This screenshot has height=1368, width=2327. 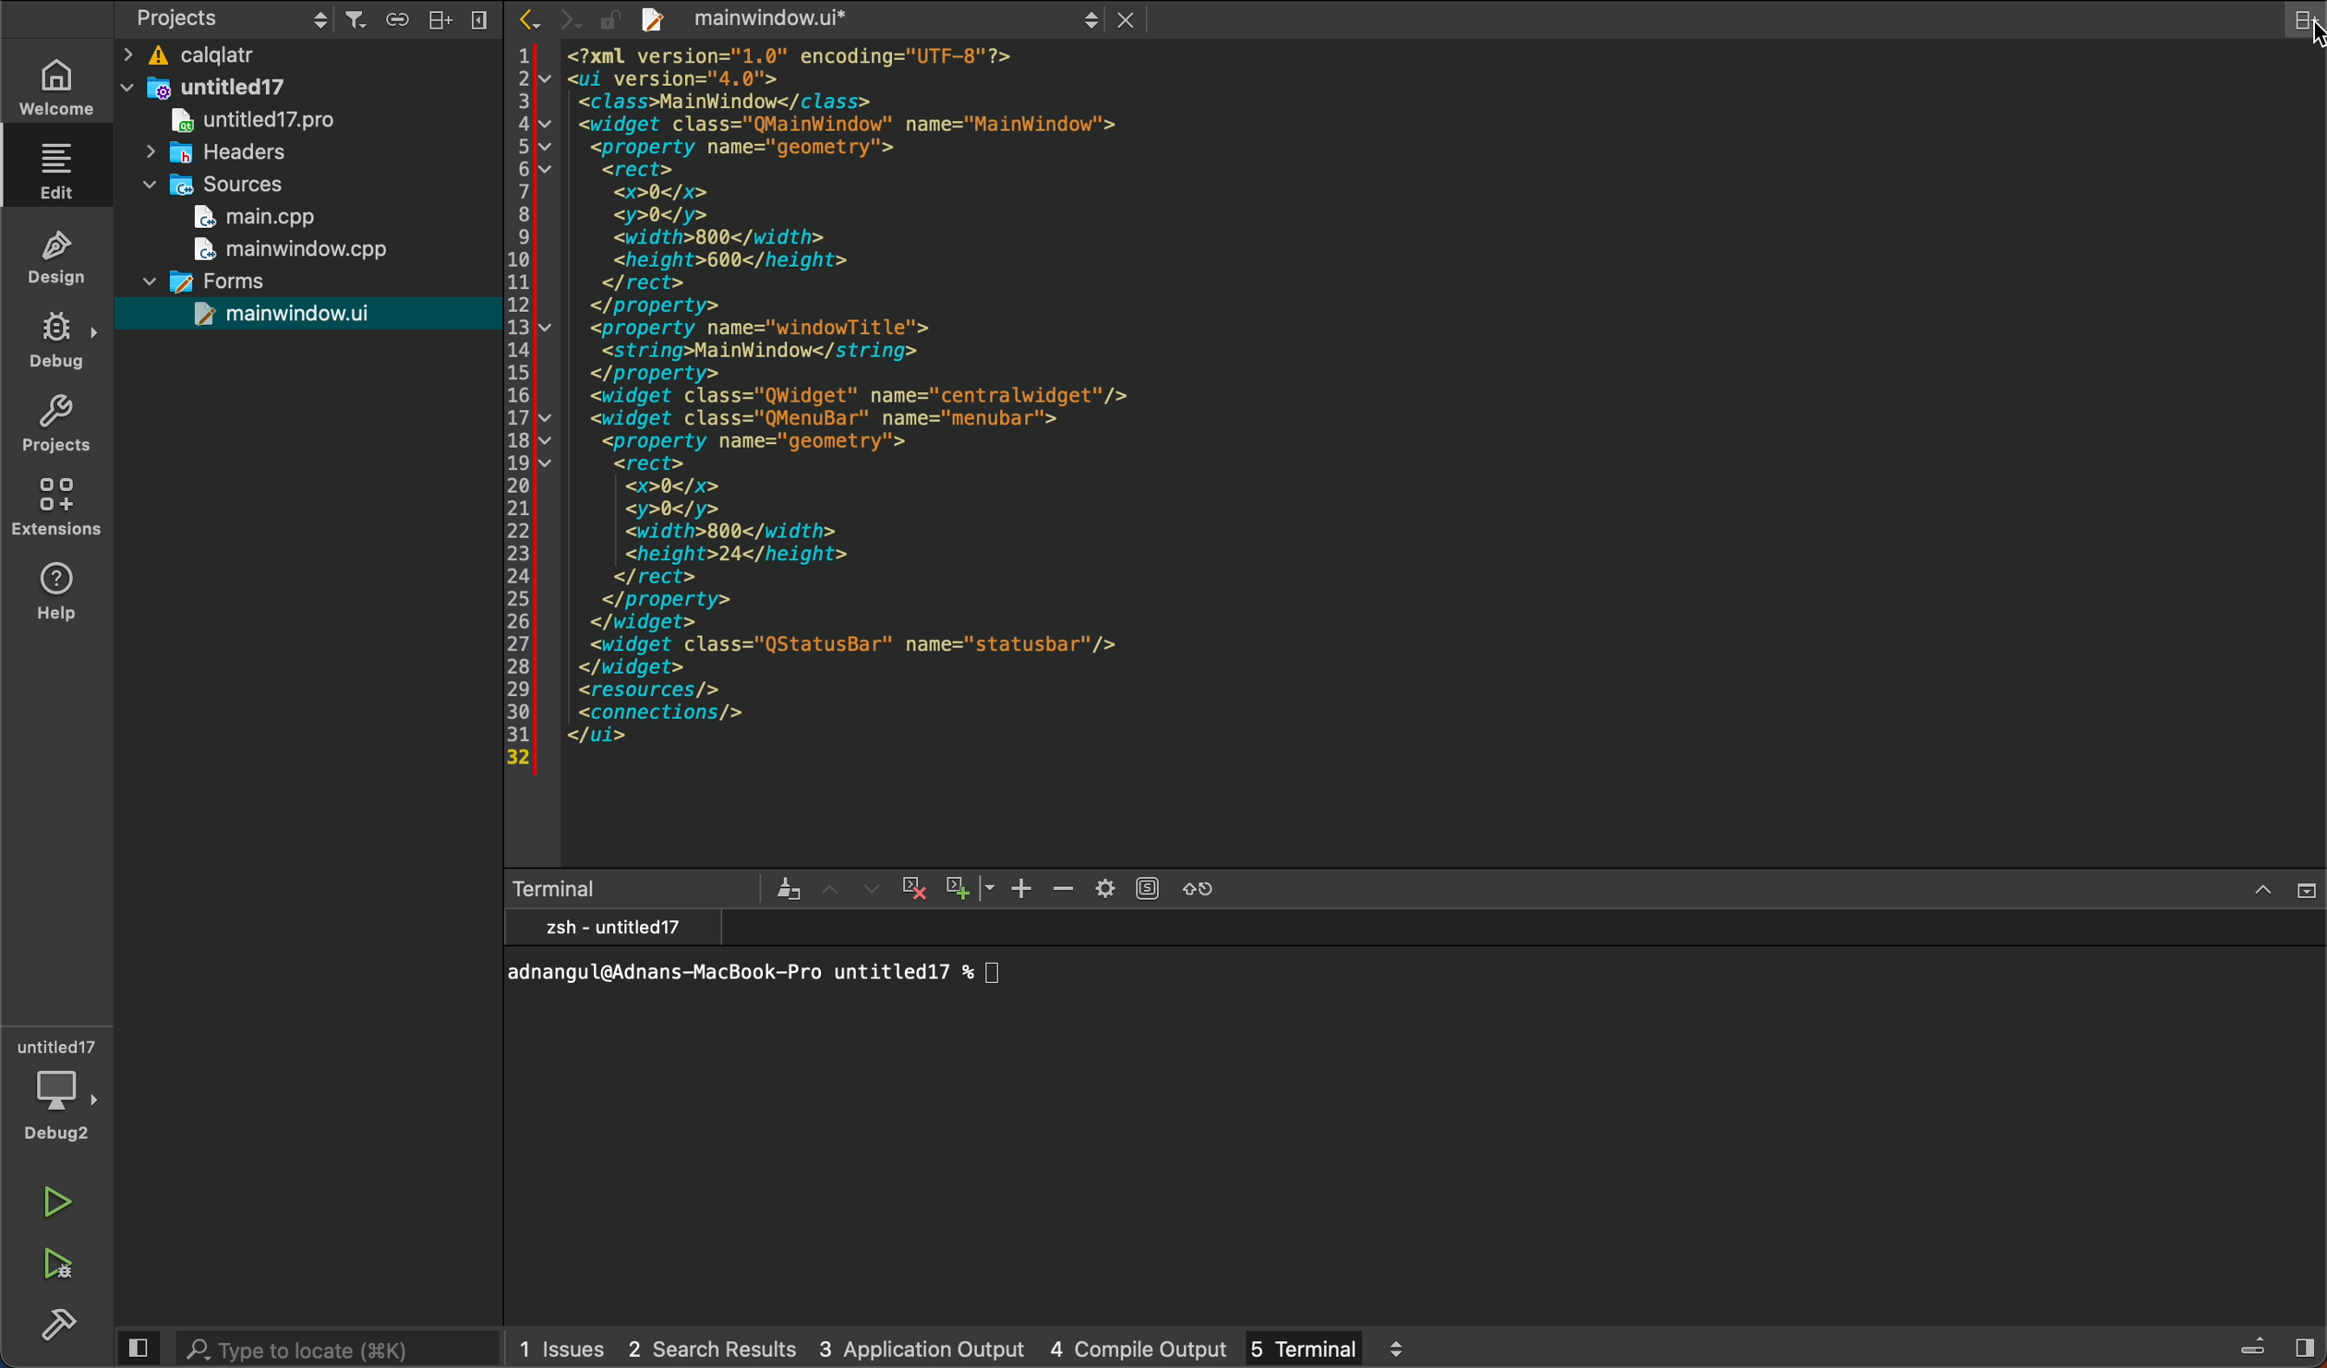 What do you see at coordinates (62, 172) in the screenshot?
I see `editor` at bounding box center [62, 172].